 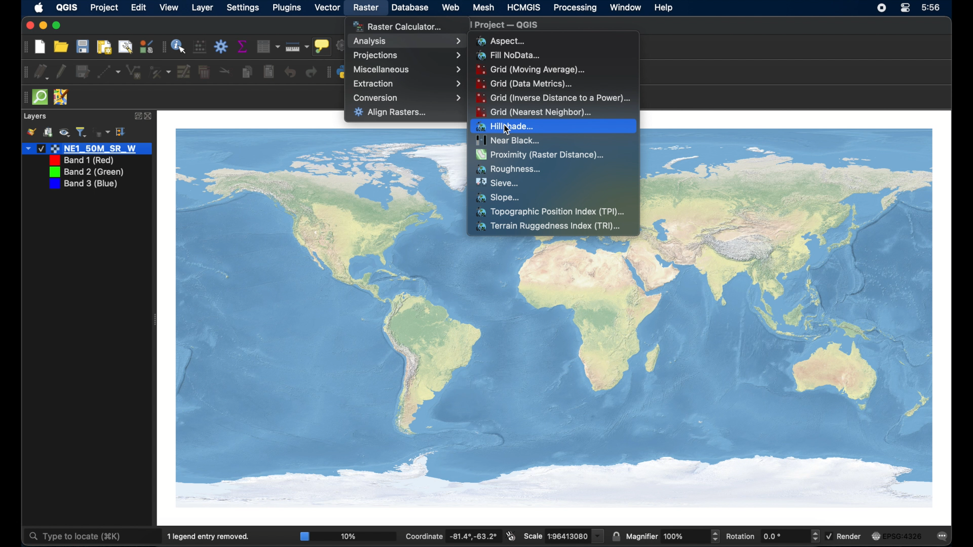 I want to click on toggle extents and mouse display  position, so click(x=511, y=536).